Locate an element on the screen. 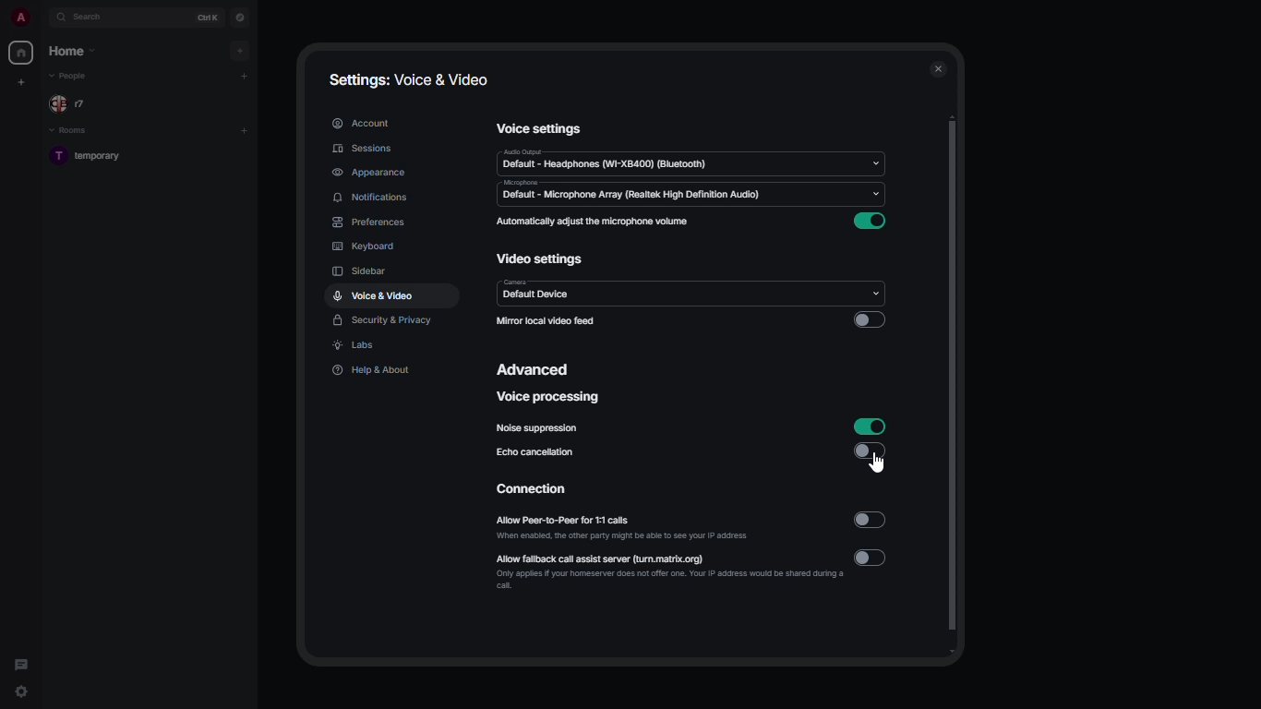 The width and height of the screenshot is (1261, 709). voice processing is located at coordinates (548, 398).